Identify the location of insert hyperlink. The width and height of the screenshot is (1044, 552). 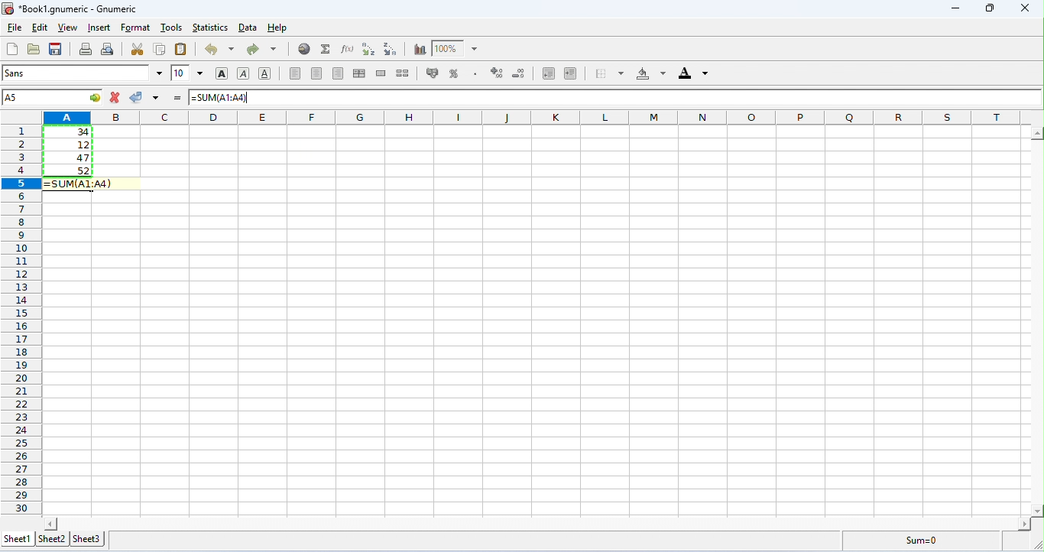
(305, 48).